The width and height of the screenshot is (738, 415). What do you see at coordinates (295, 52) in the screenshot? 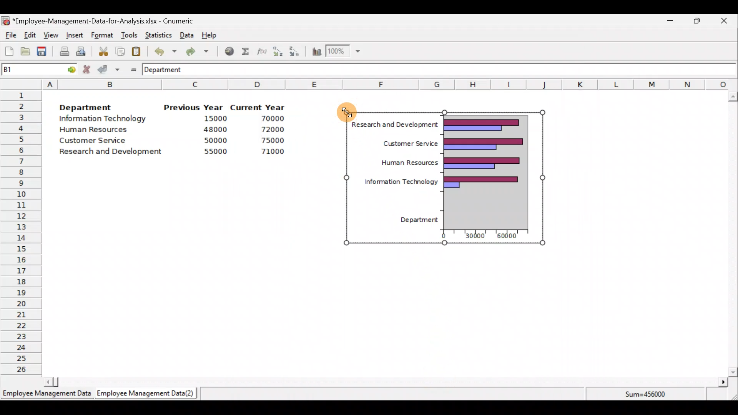
I see `Sort in descending order` at bounding box center [295, 52].